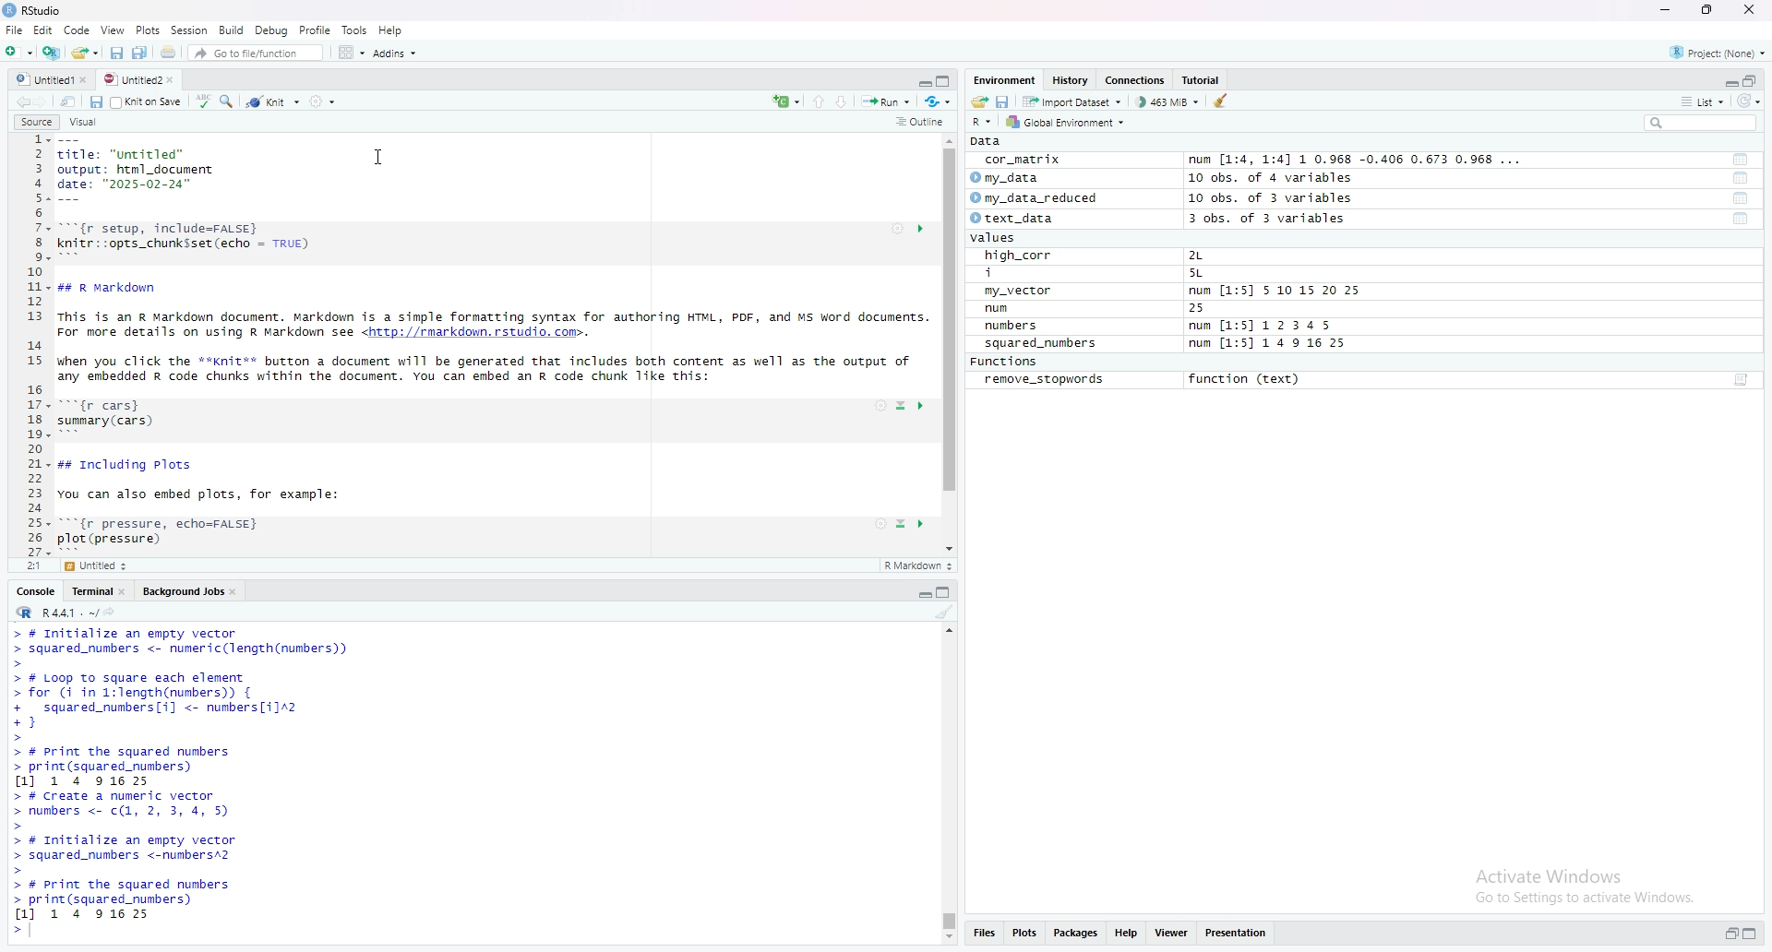  Describe the element at coordinates (111, 30) in the screenshot. I see `view` at that location.